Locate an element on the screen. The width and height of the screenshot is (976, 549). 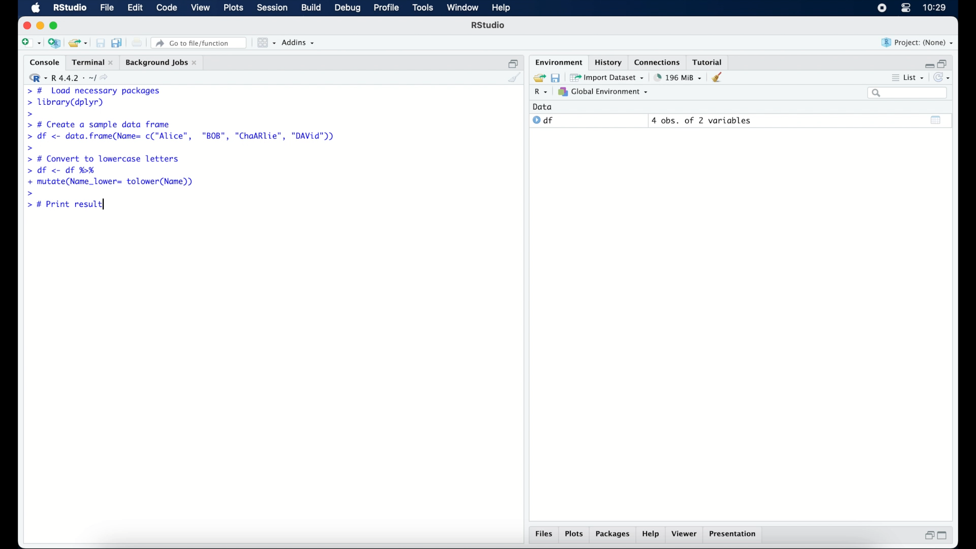
search bar is located at coordinates (907, 94).